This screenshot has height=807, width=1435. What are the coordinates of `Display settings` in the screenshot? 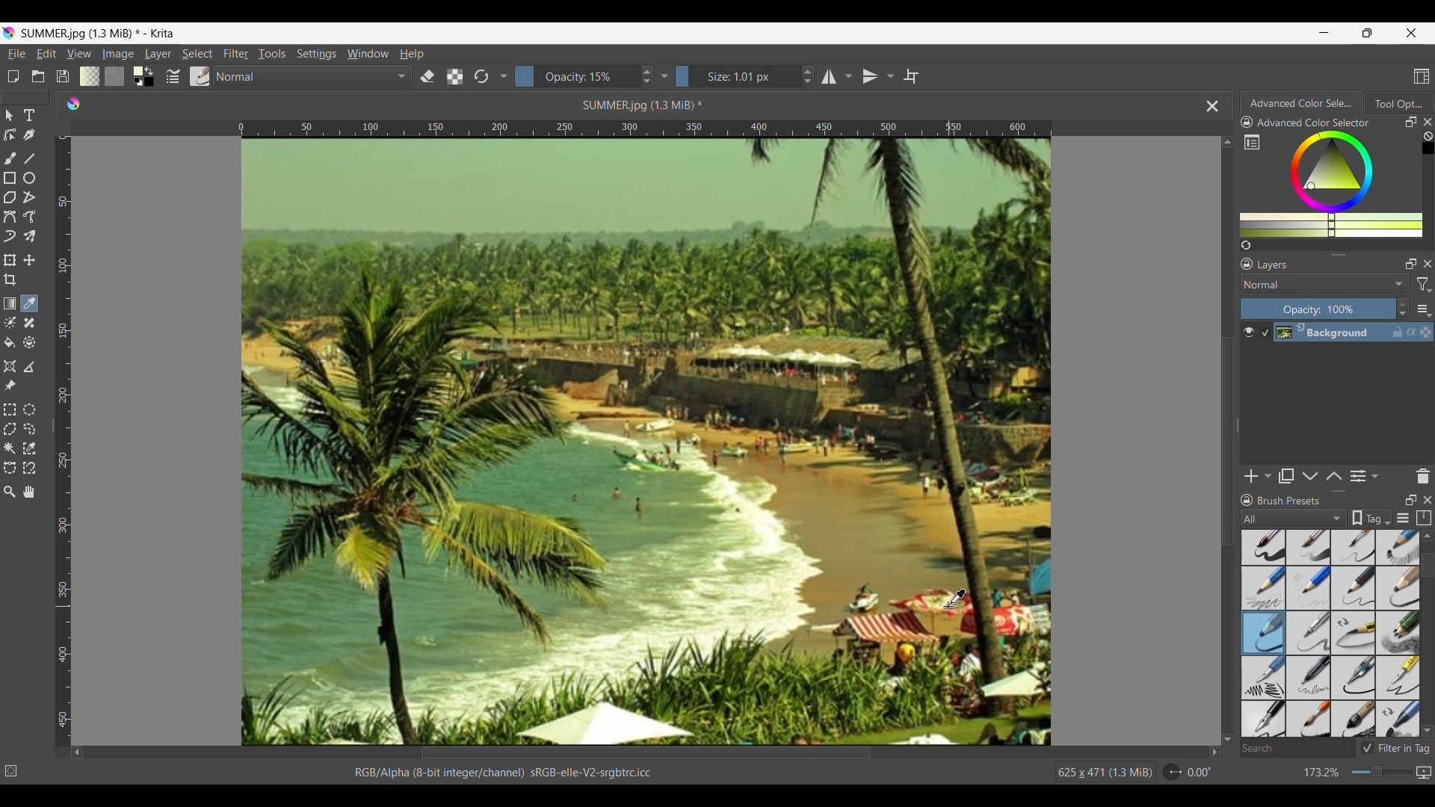 It's located at (1404, 518).